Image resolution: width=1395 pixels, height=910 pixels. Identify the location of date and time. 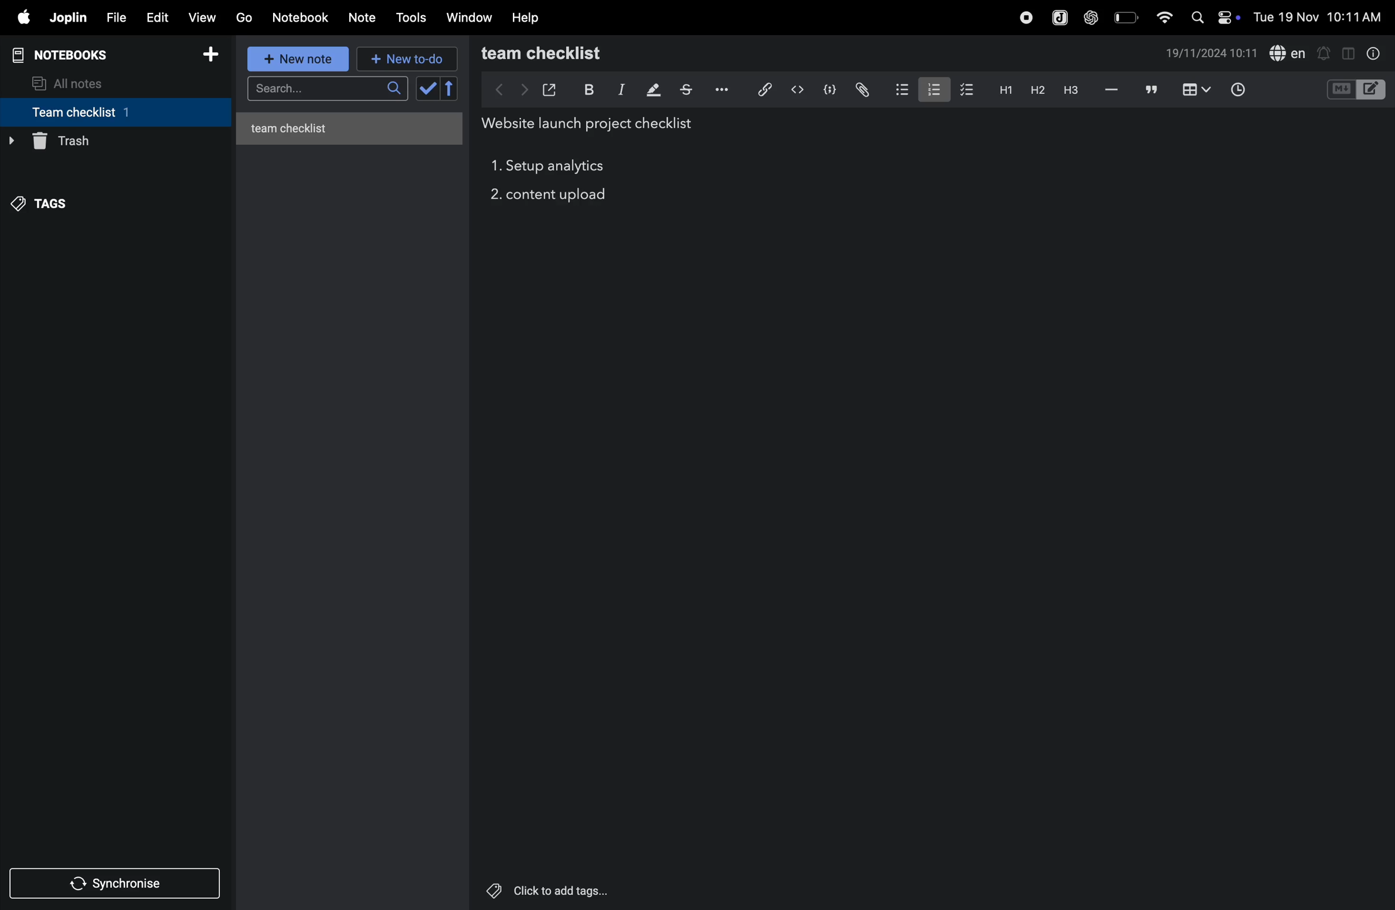
(1212, 55).